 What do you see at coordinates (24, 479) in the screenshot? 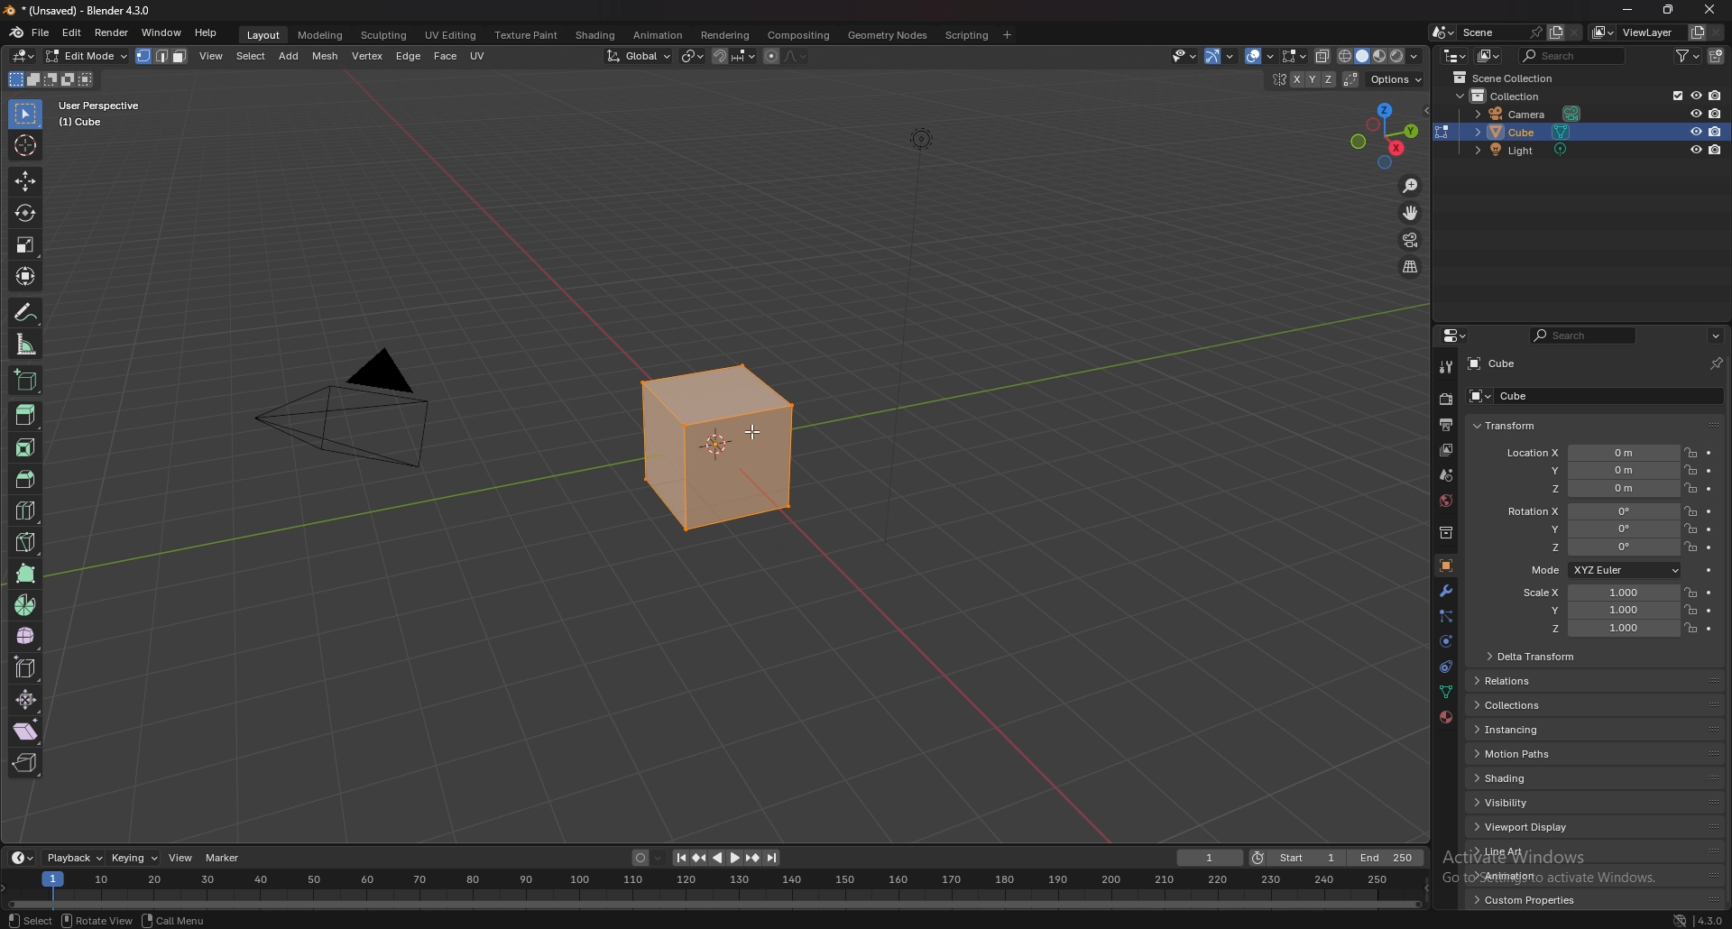
I see `bevel` at bounding box center [24, 479].